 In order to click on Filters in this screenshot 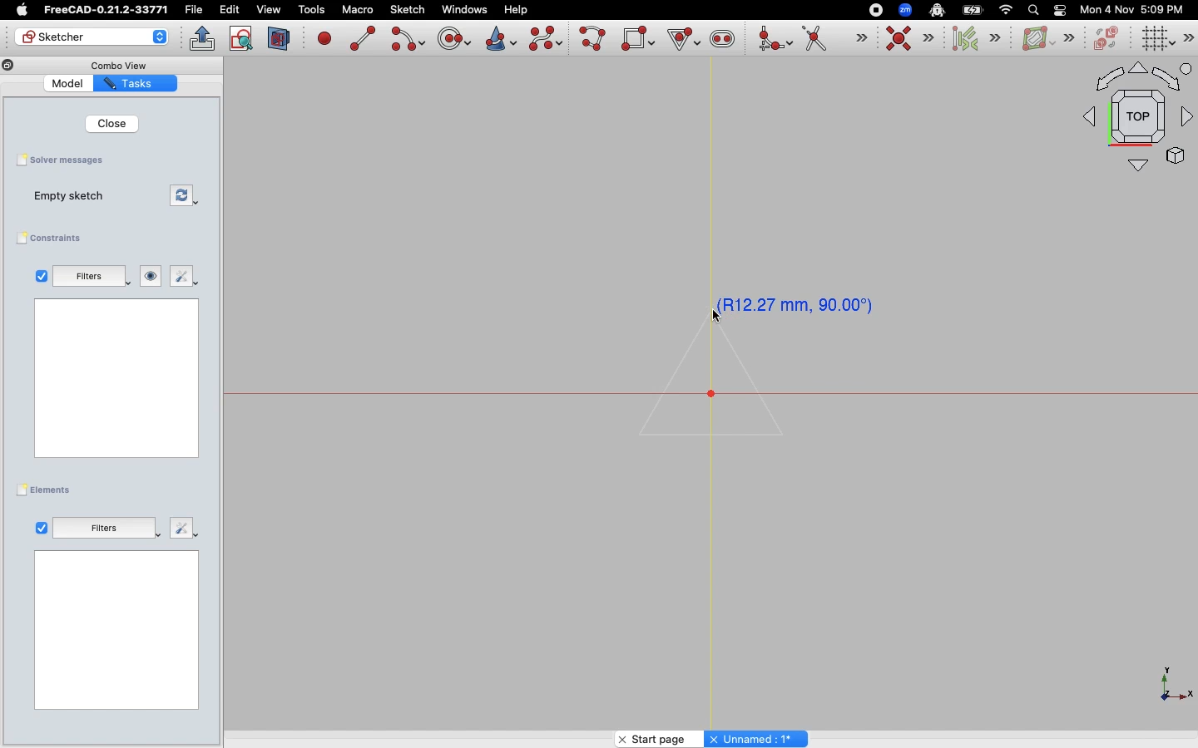, I will do `click(106, 526)`.